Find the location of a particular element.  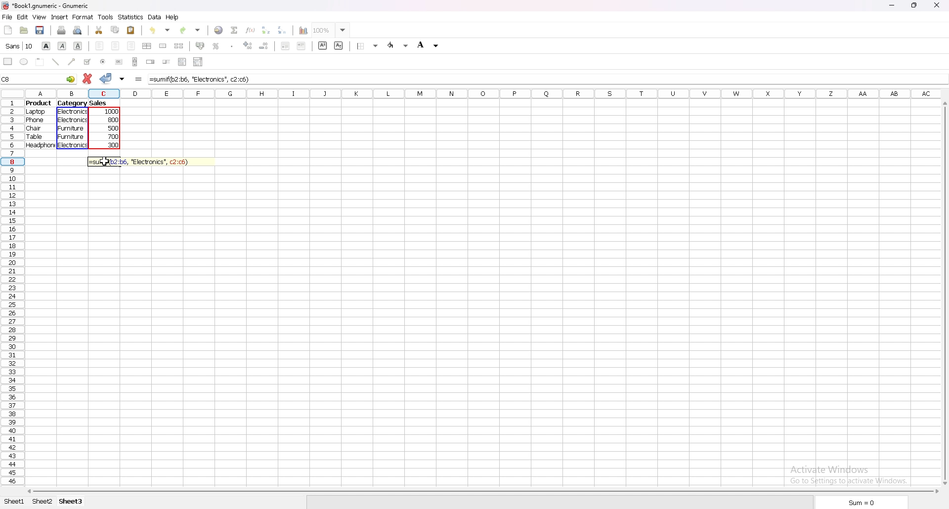

copy is located at coordinates (116, 29).